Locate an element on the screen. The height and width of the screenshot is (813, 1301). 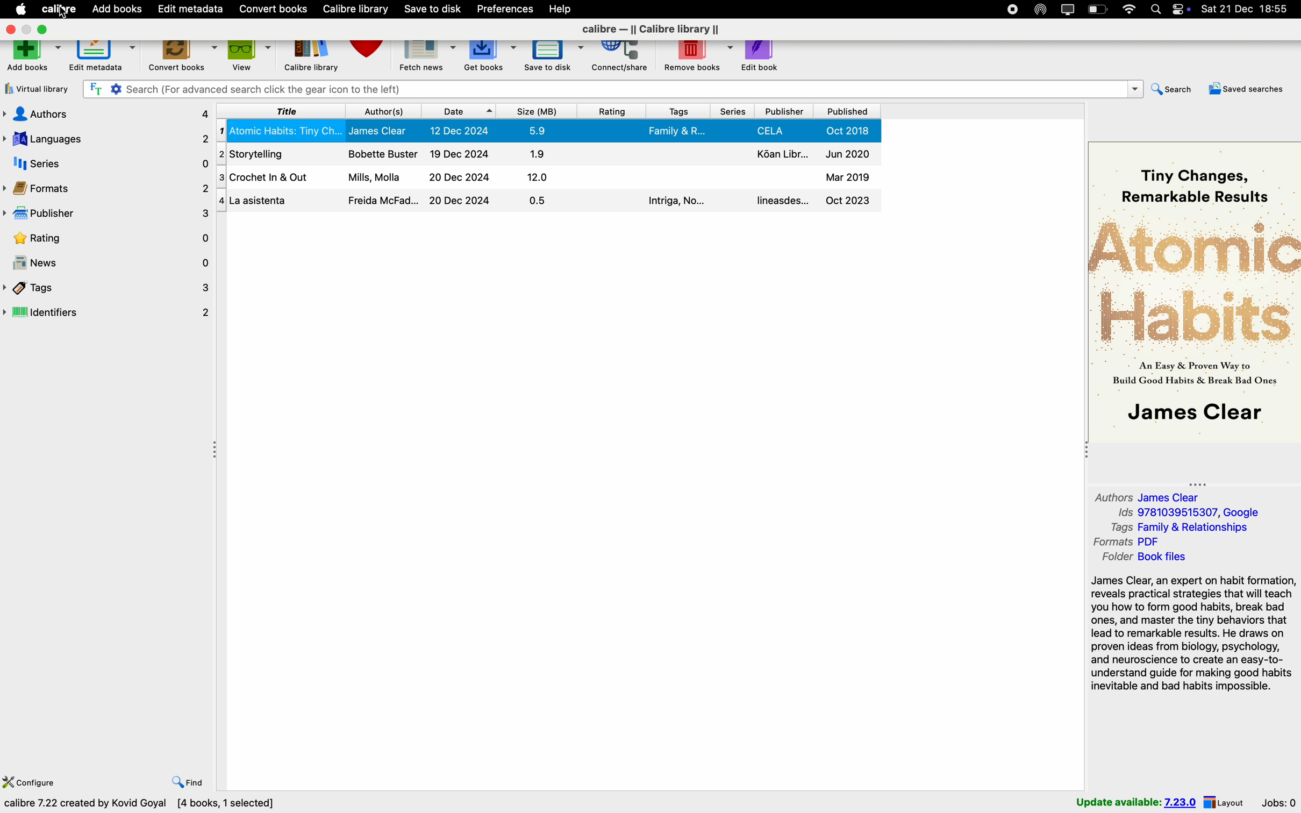
rating is located at coordinates (106, 239).